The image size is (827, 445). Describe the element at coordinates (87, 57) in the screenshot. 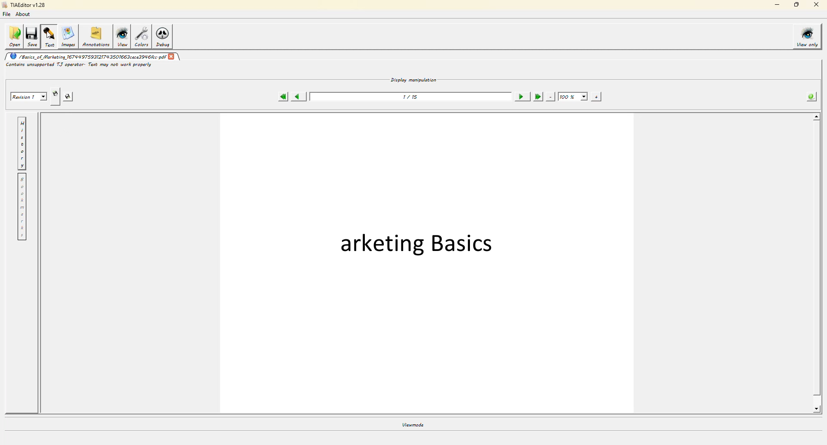

I see `/Basics_of Marketing_1674497593121743501663cece3946fcc.pdf` at that location.